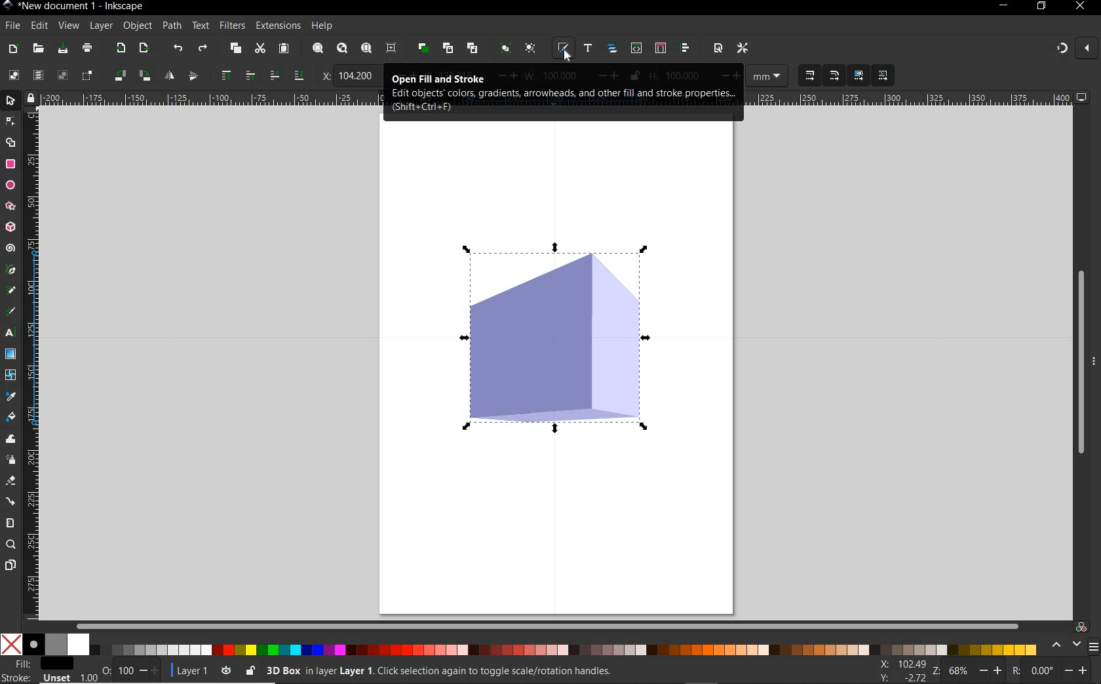  Describe the element at coordinates (900, 670) in the screenshot. I see `CURSOR COORDINATES` at that location.